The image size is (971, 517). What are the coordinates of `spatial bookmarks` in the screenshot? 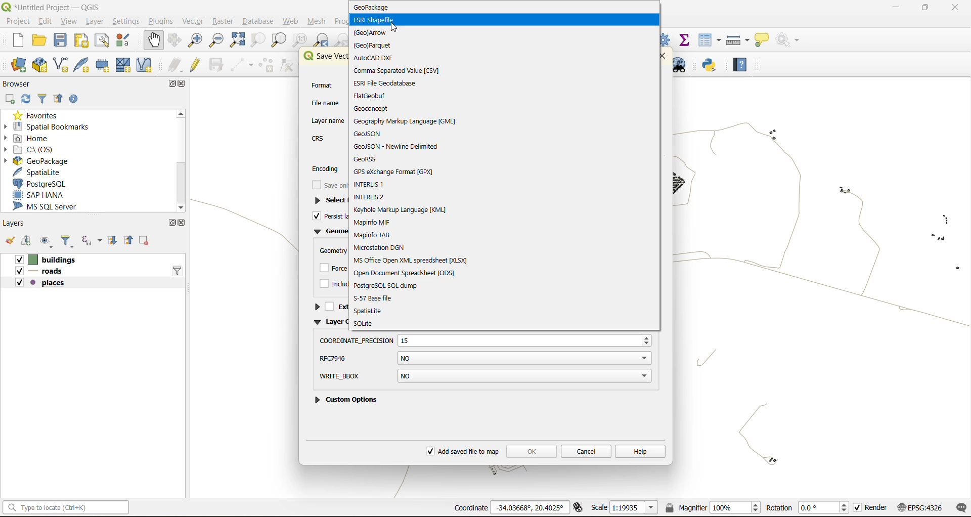 It's located at (48, 127).